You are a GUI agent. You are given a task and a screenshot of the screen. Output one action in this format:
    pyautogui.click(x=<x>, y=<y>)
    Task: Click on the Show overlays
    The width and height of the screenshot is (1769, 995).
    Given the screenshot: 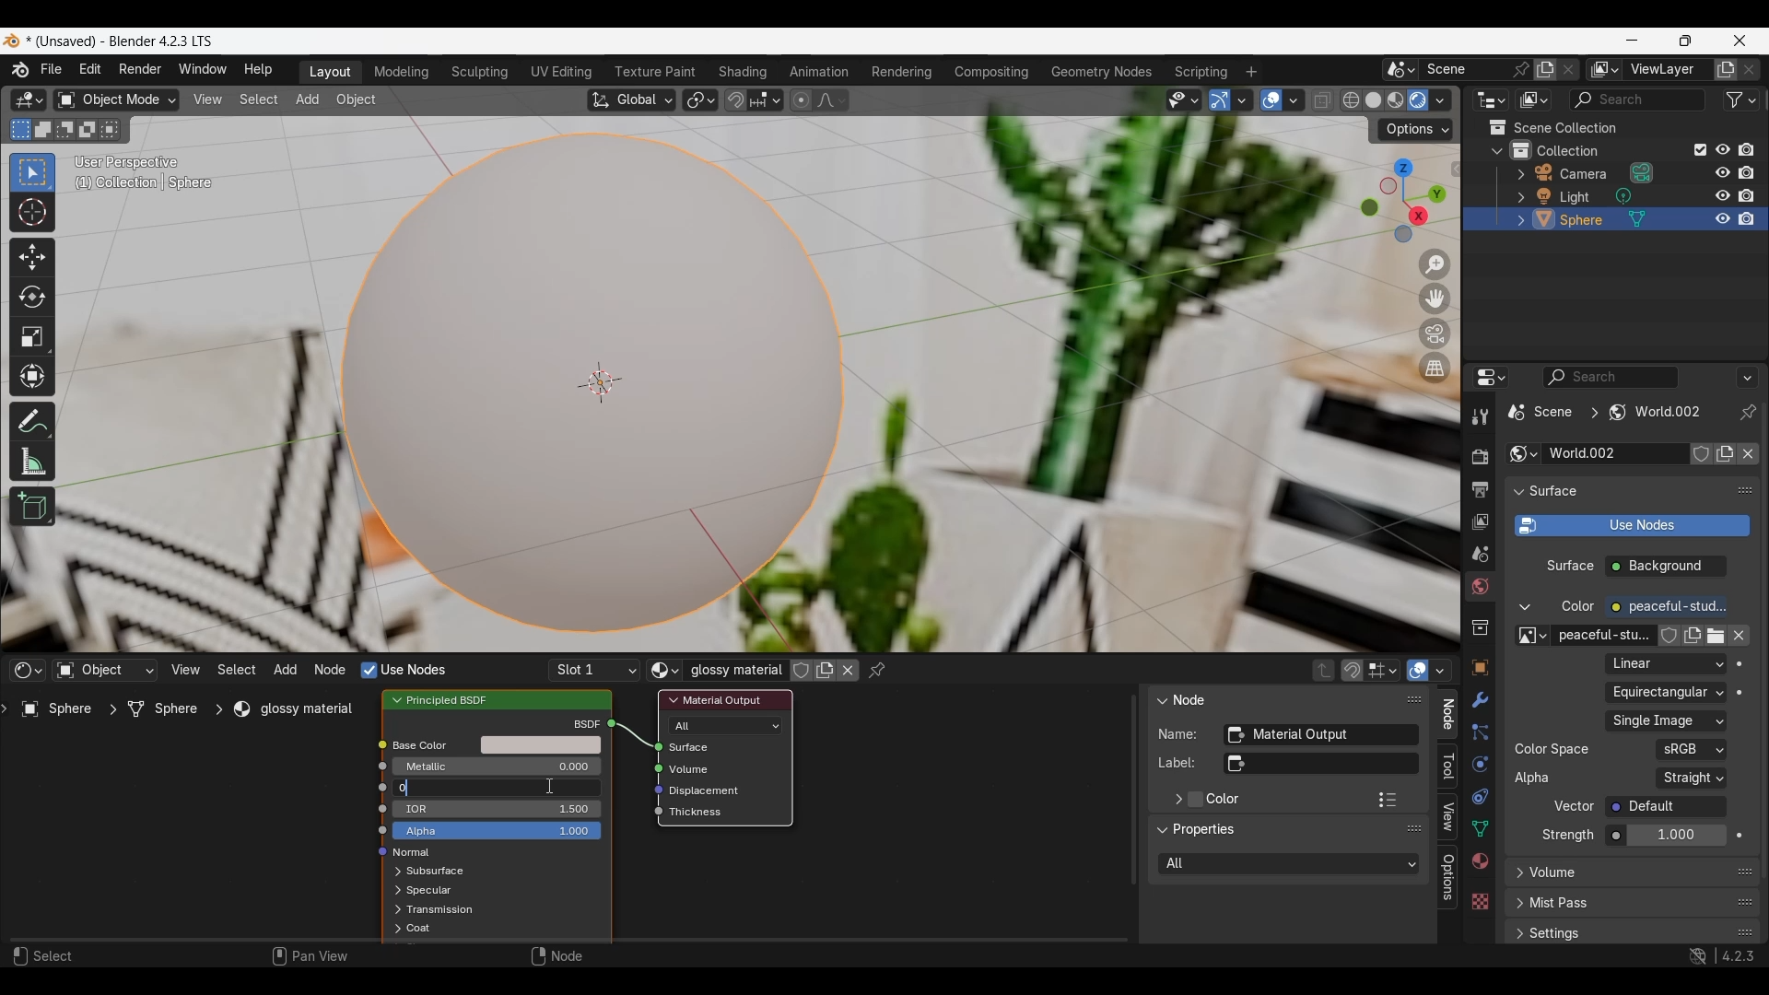 What is the action you would take?
    pyautogui.click(x=1419, y=670)
    